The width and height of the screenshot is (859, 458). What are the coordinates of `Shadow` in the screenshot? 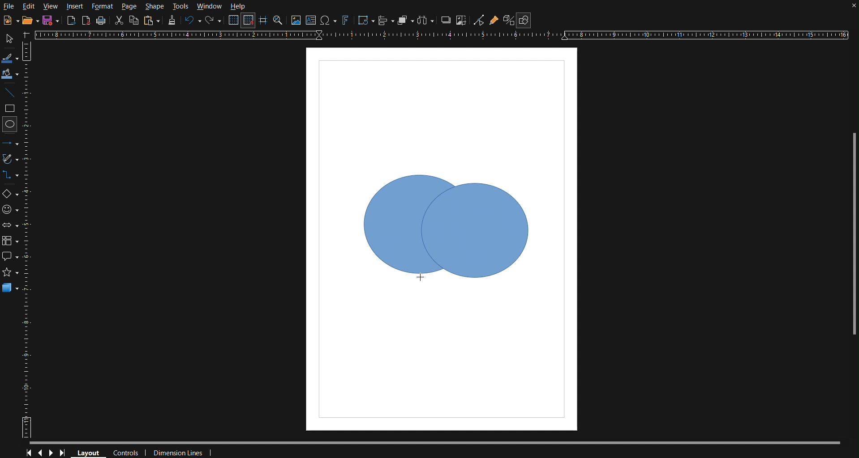 It's located at (446, 21).